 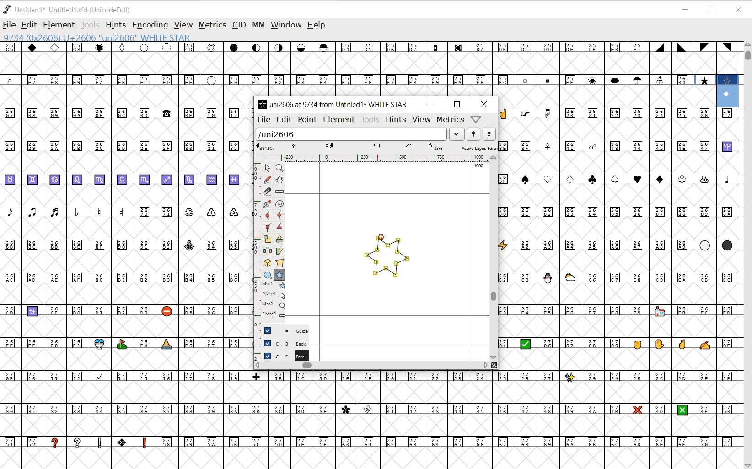 I want to click on RECTANGLE OR ELLIPSE, so click(x=269, y=275).